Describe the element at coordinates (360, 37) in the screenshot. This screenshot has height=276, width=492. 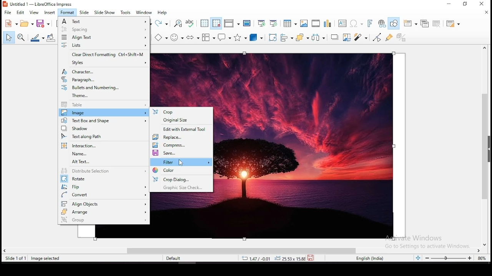
I see `filter` at that location.